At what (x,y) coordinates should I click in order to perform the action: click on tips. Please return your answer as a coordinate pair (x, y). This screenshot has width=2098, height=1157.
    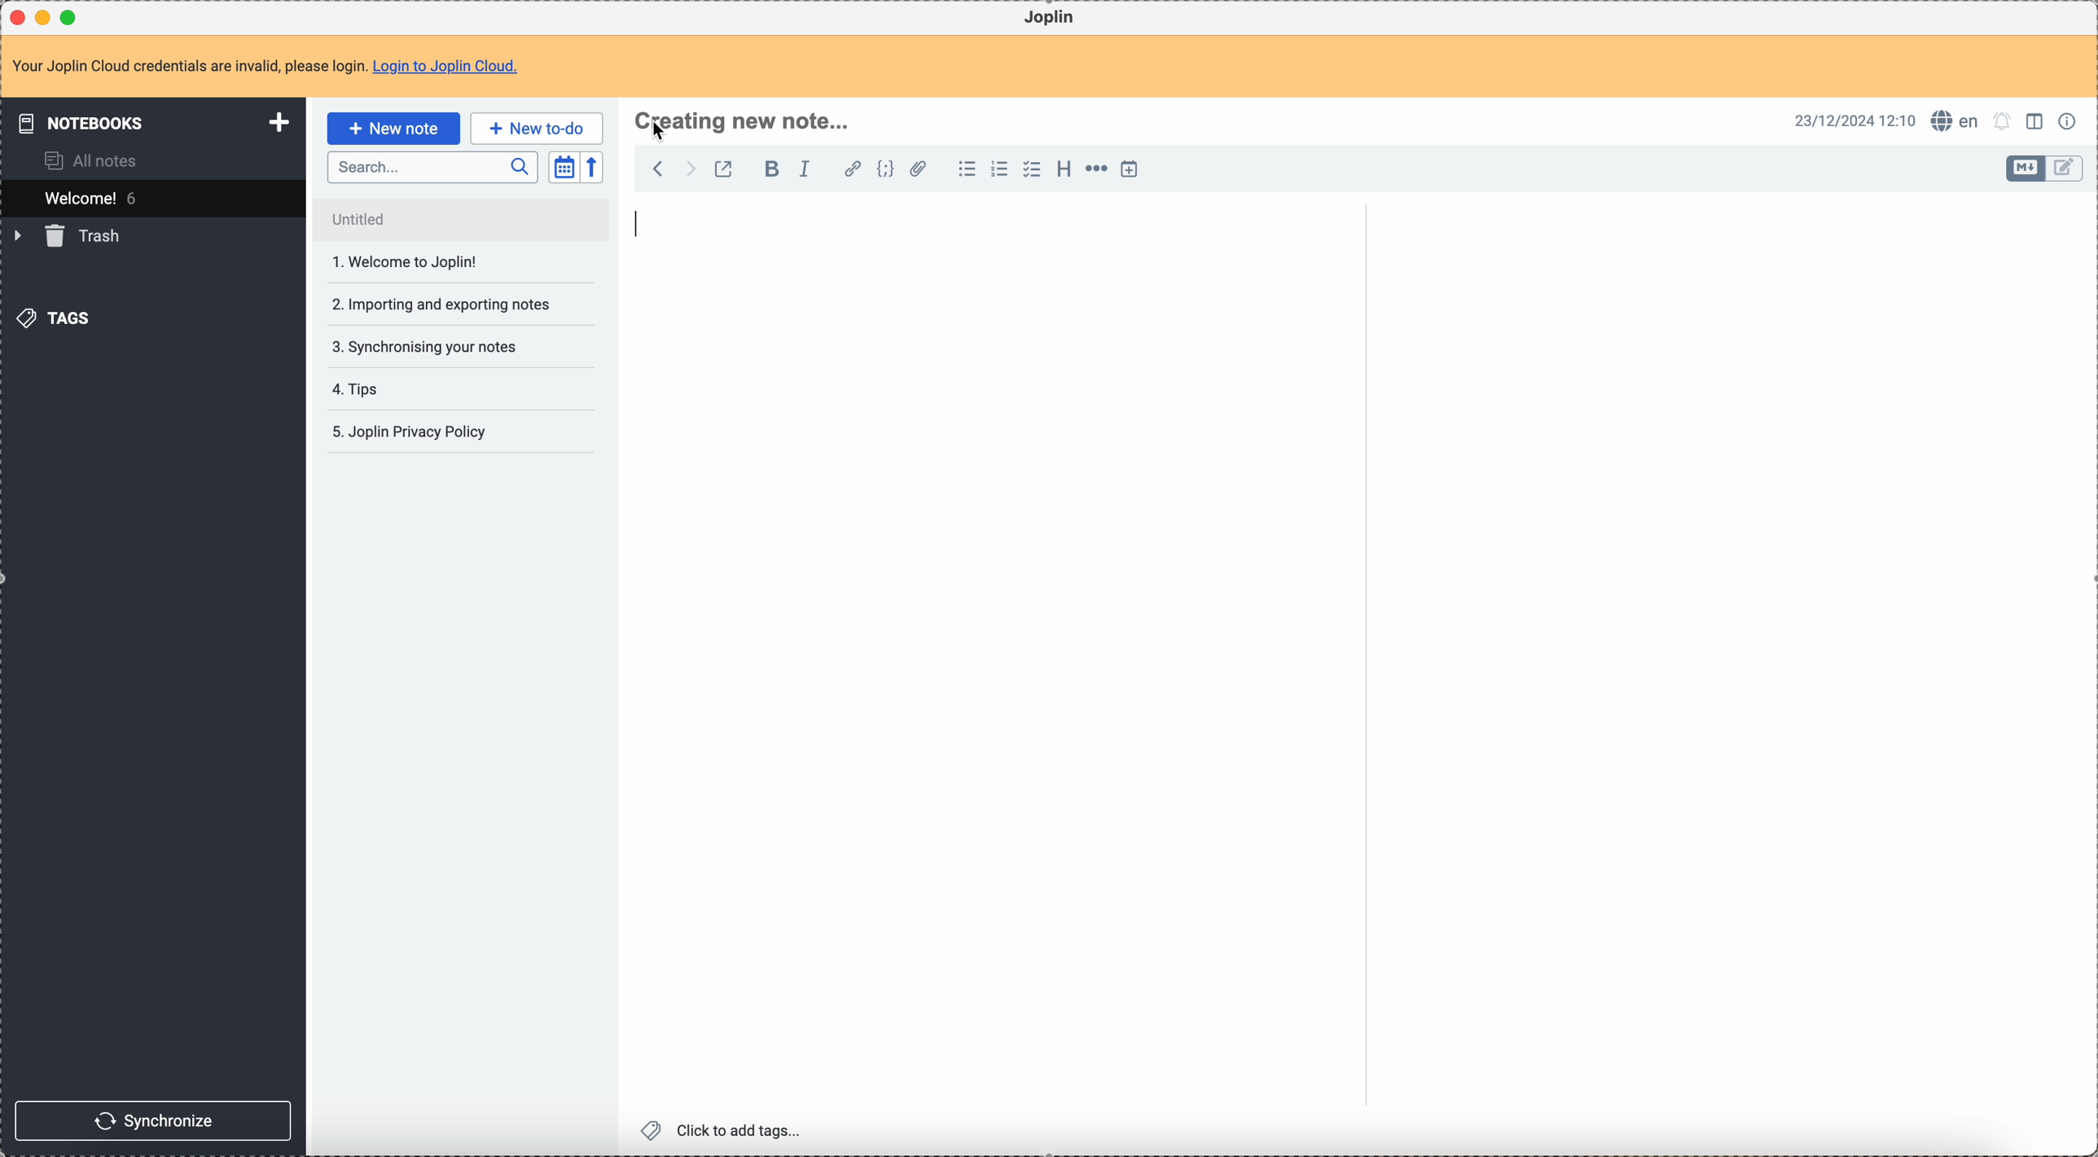
    Looking at the image, I should click on (440, 348).